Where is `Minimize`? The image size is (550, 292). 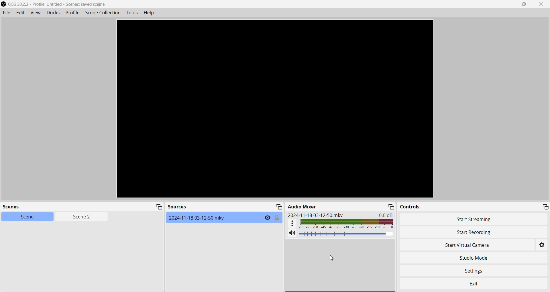
Minimize is located at coordinates (509, 4).